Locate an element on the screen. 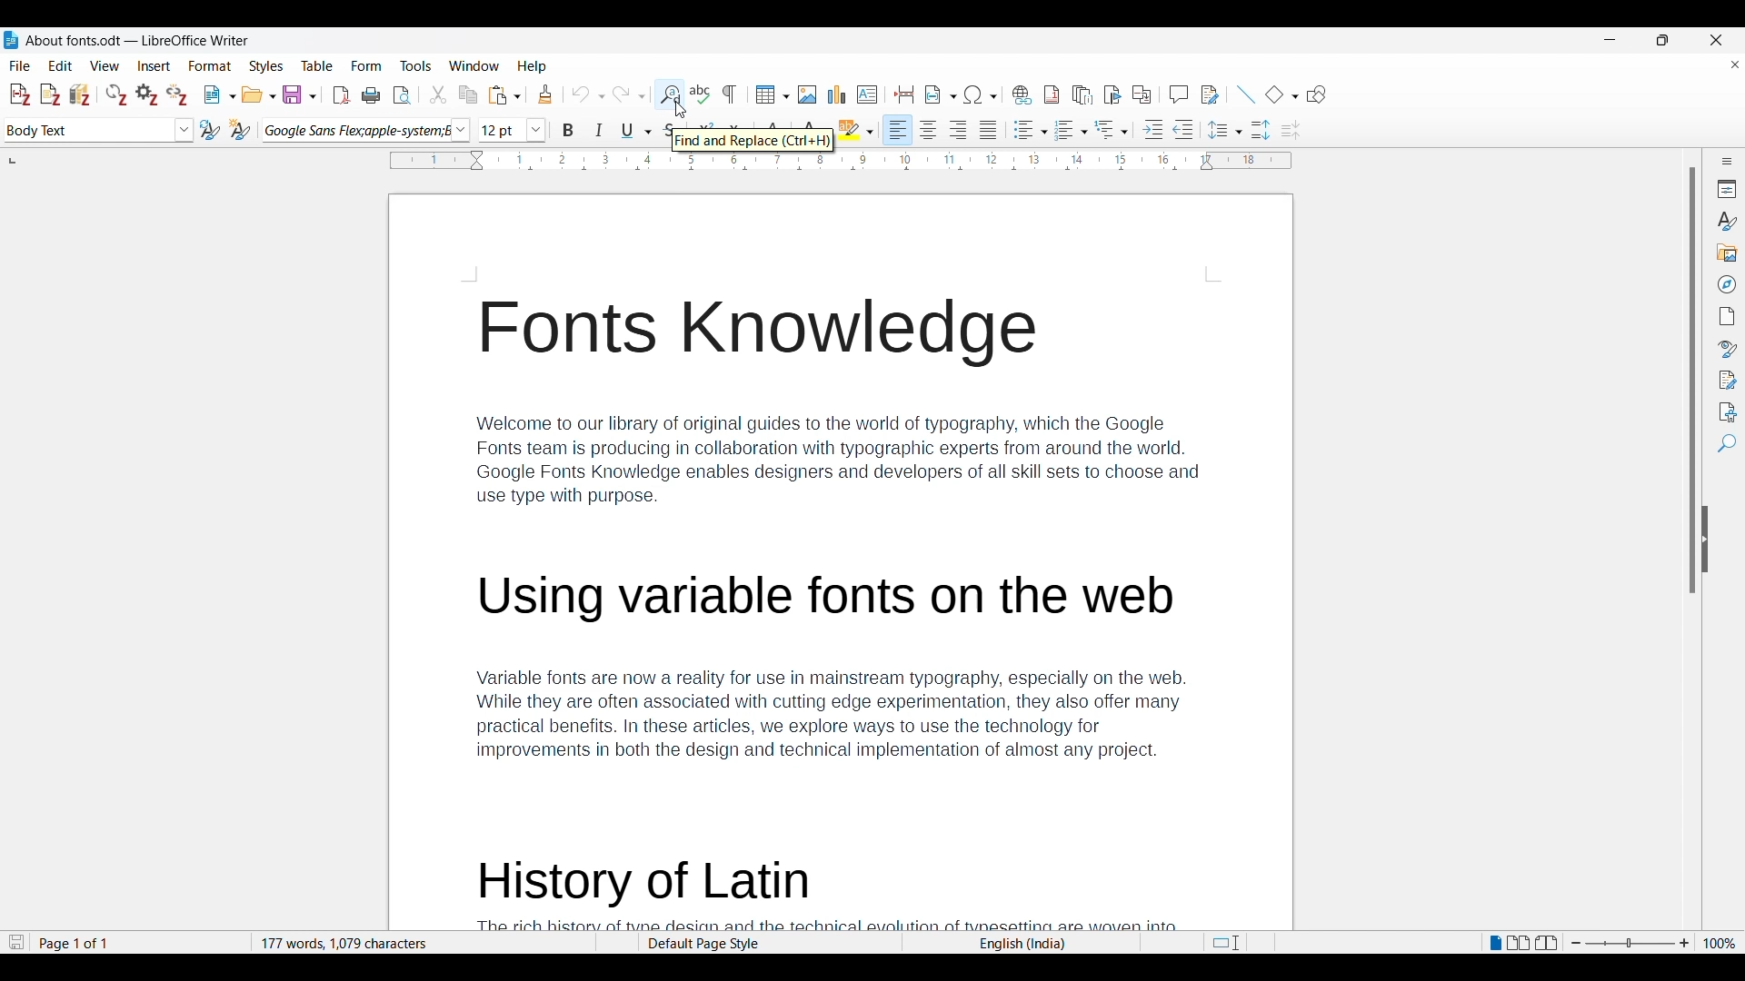 Image resolution: width=1745 pixels, height=981 pixels. Text size options is located at coordinates (536, 131).